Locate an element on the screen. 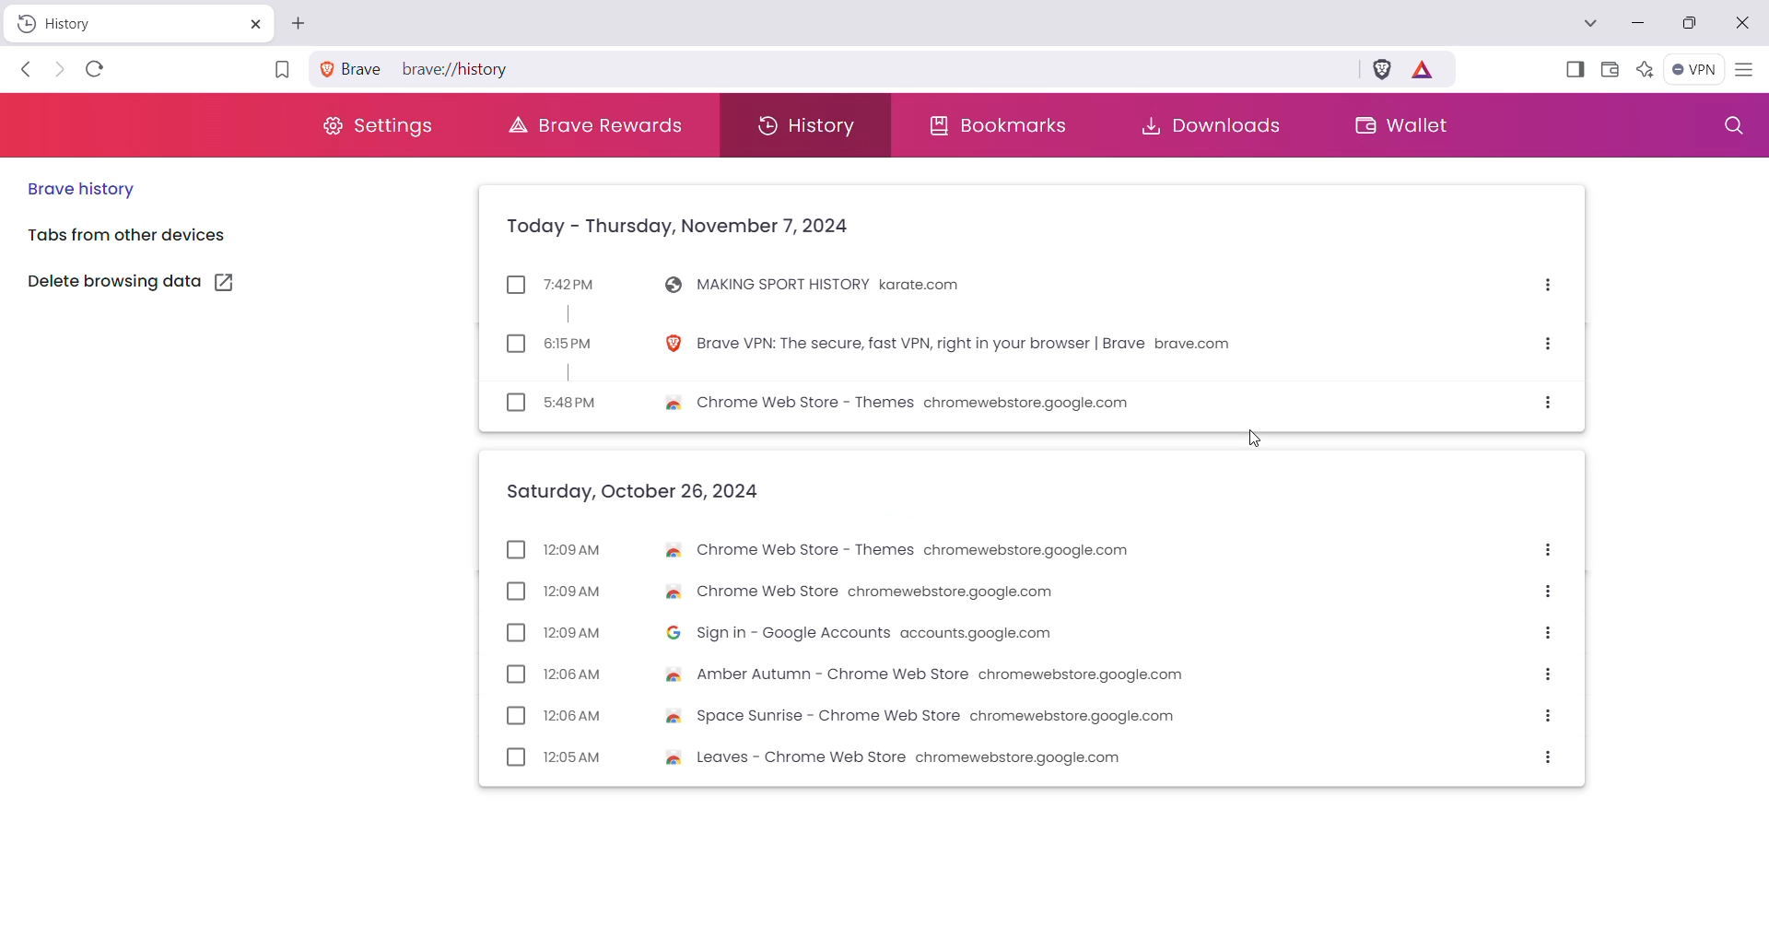  History is located at coordinates (119, 23).